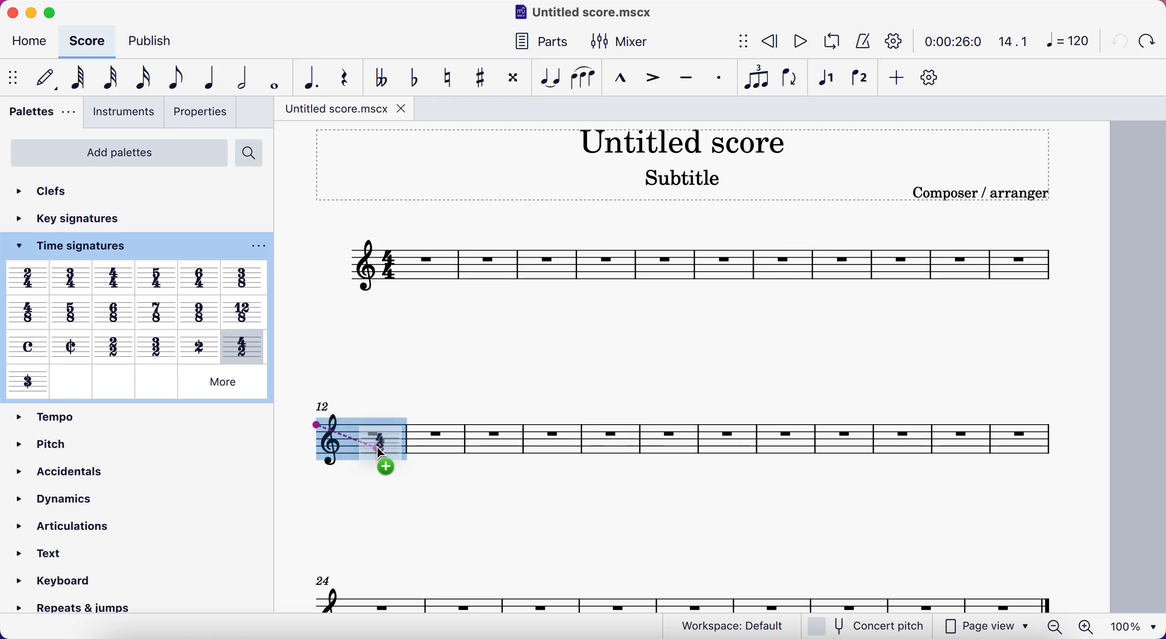 The width and height of the screenshot is (1166, 639). What do you see at coordinates (15, 76) in the screenshot?
I see `show/hide` at bounding box center [15, 76].